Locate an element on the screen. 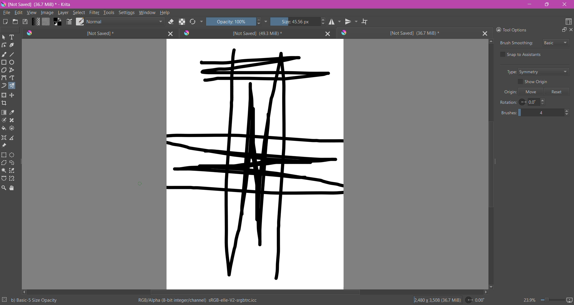 The height and width of the screenshot is (305, 574). Color Space is located at coordinates (198, 300).